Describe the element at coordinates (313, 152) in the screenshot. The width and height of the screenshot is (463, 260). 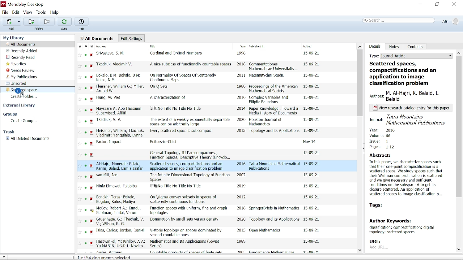
I see `date` at that location.